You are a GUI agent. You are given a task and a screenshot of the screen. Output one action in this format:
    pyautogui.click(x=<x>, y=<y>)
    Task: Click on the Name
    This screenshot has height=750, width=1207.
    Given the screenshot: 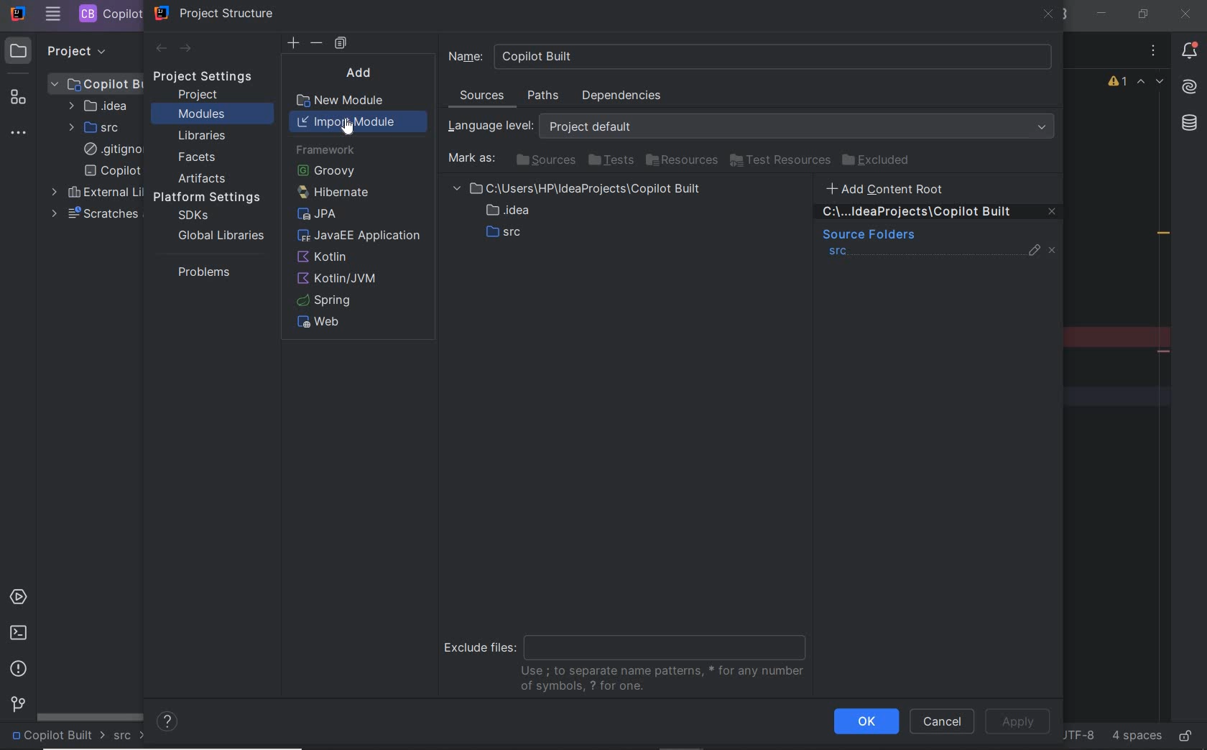 What is the action you would take?
    pyautogui.click(x=751, y=56)
    